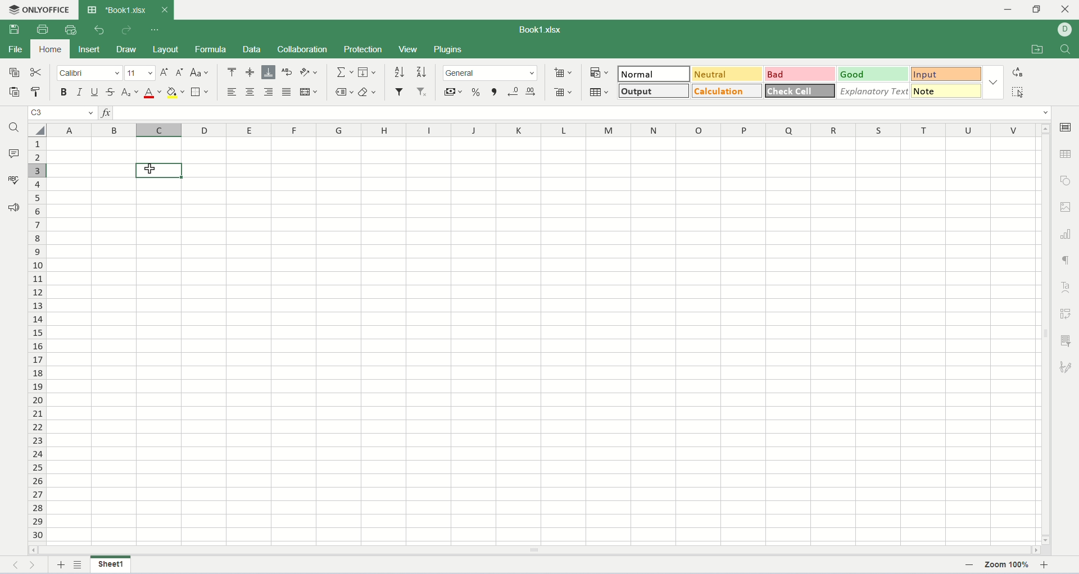 This screenshot has height=574, width=1079. I want to click on increase font size, so click(165, 71).